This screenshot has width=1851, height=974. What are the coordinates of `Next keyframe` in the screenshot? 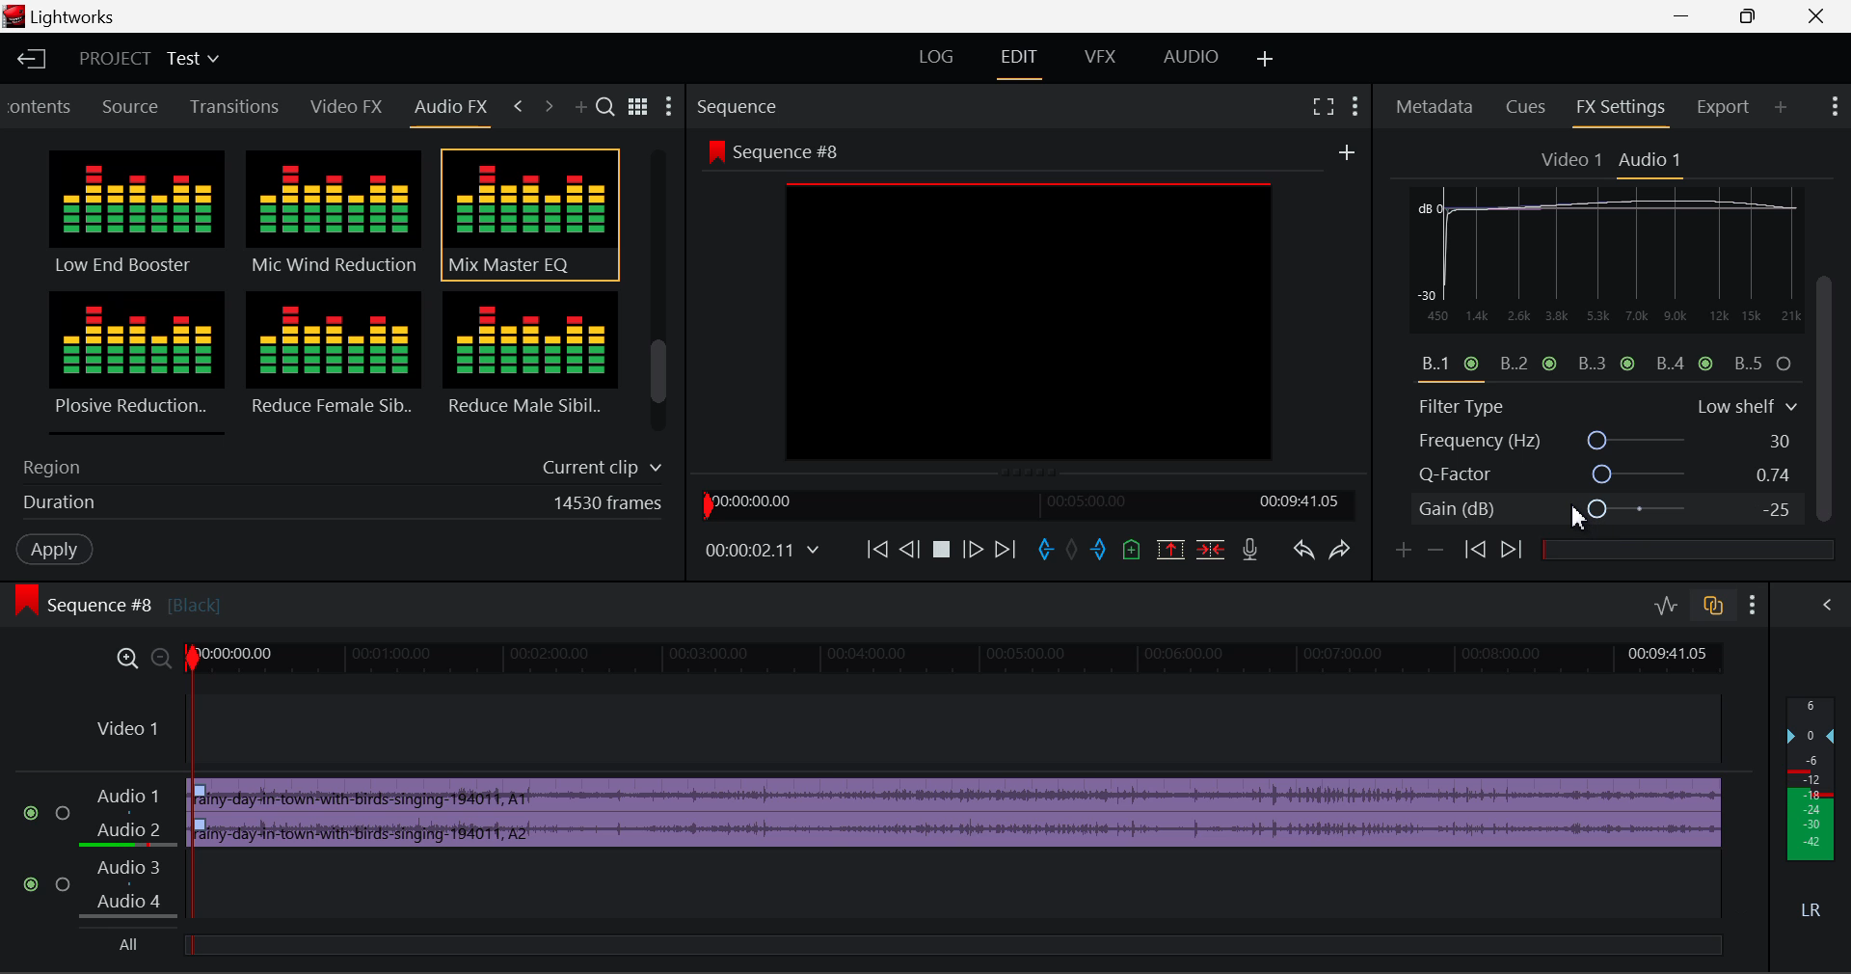 It's located at (1516, 551).